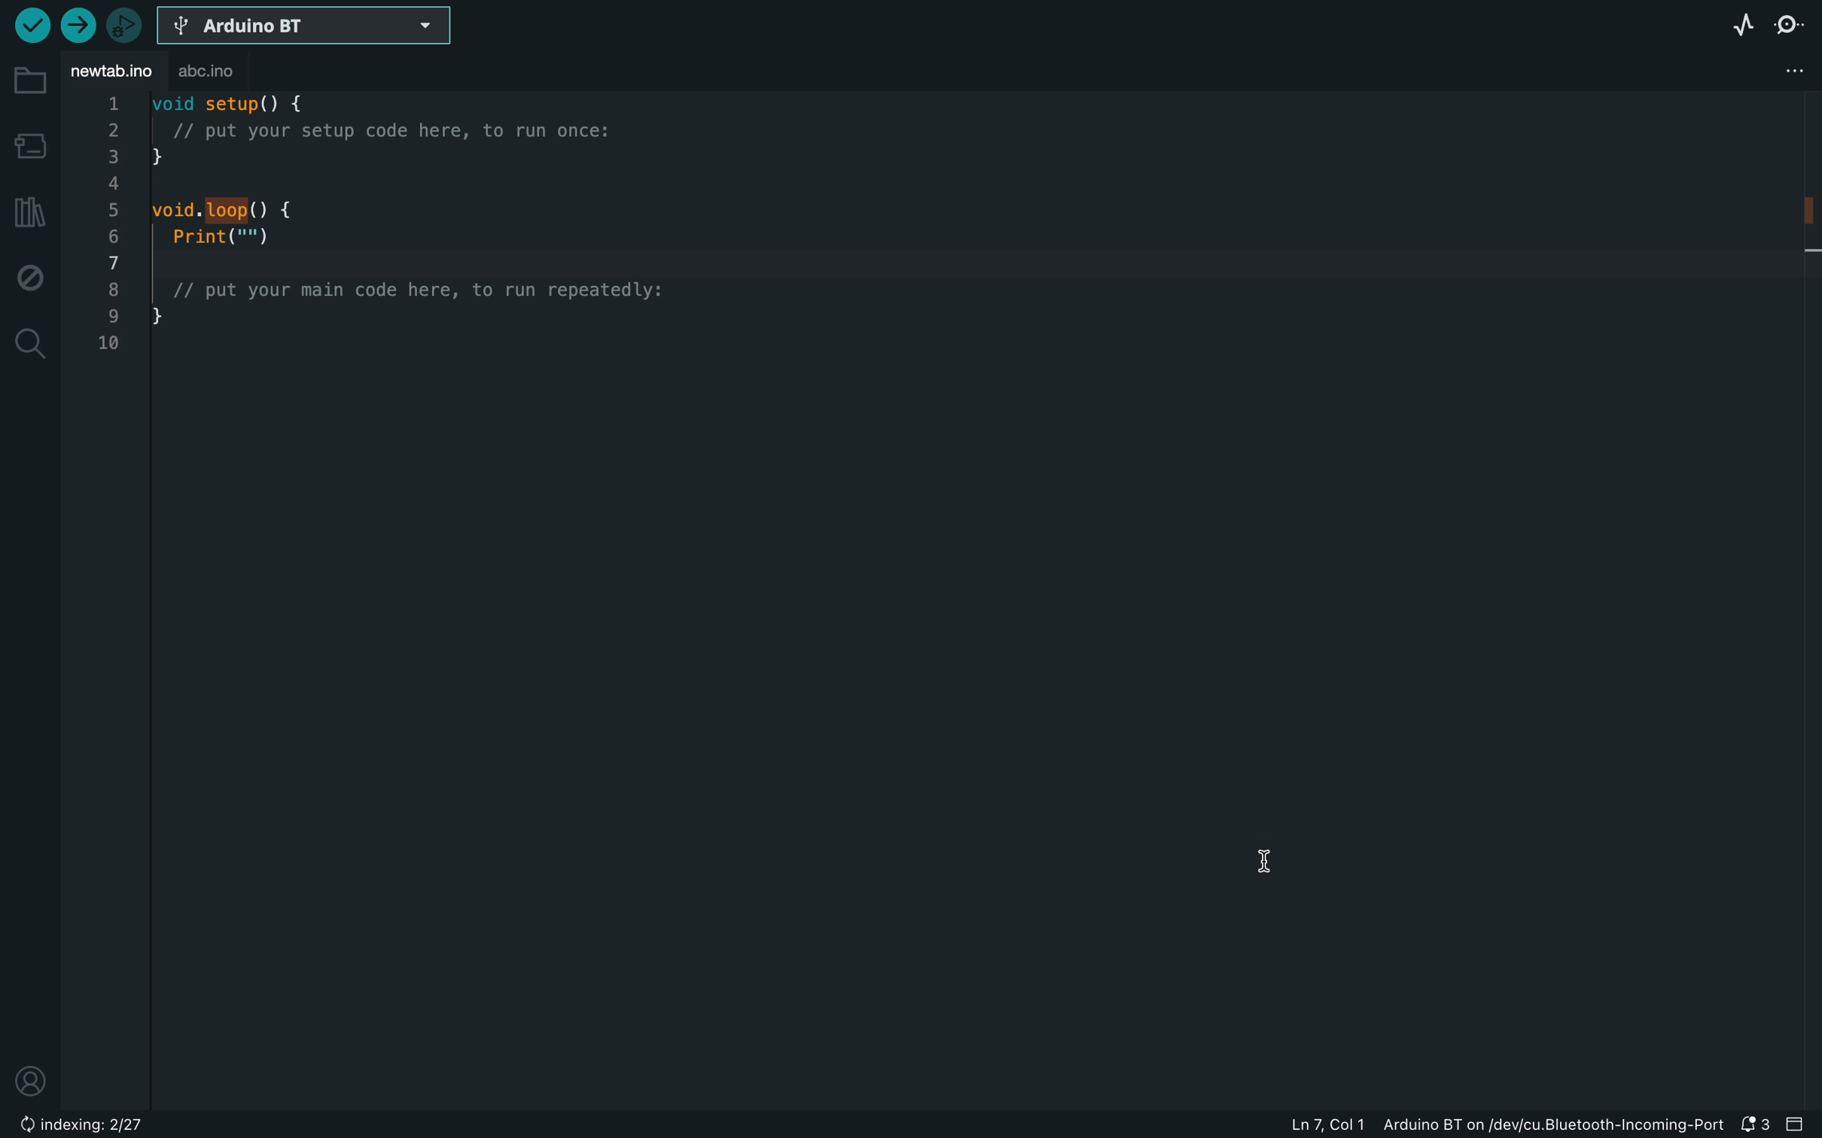 Image resolution: width=1822 pixels, height=1138 pixels. What do you see at coordinates (1797, 68) in the screenshot?
I see `file setting` at bounding box center [1797, 68].